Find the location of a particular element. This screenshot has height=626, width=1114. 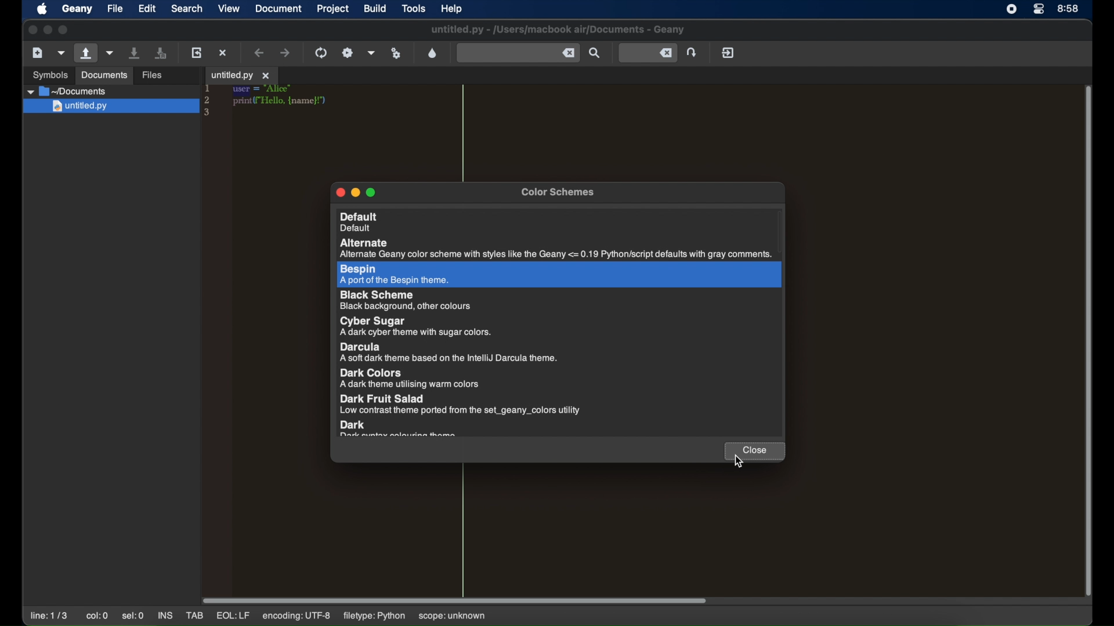

open current file is located at coordinates (111, 53).